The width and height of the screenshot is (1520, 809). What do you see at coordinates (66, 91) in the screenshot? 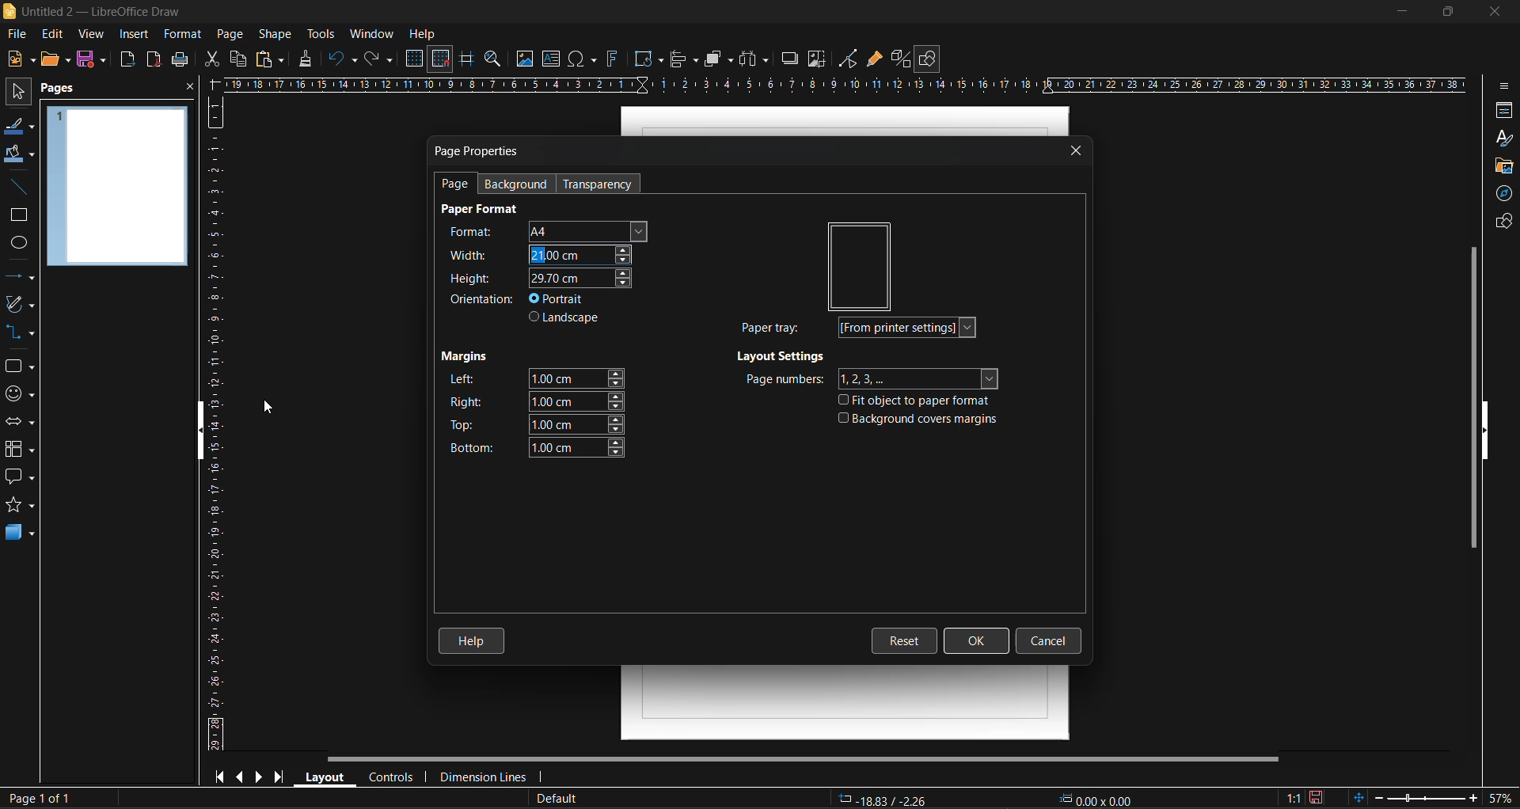
I see `pages` at bounding box center [66, 91].